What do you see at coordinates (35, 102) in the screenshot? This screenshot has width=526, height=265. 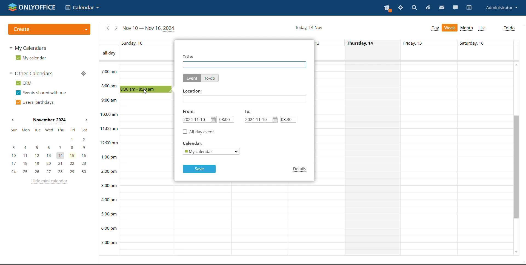 I see `users' birthdays` at bounding box center [35, 102].